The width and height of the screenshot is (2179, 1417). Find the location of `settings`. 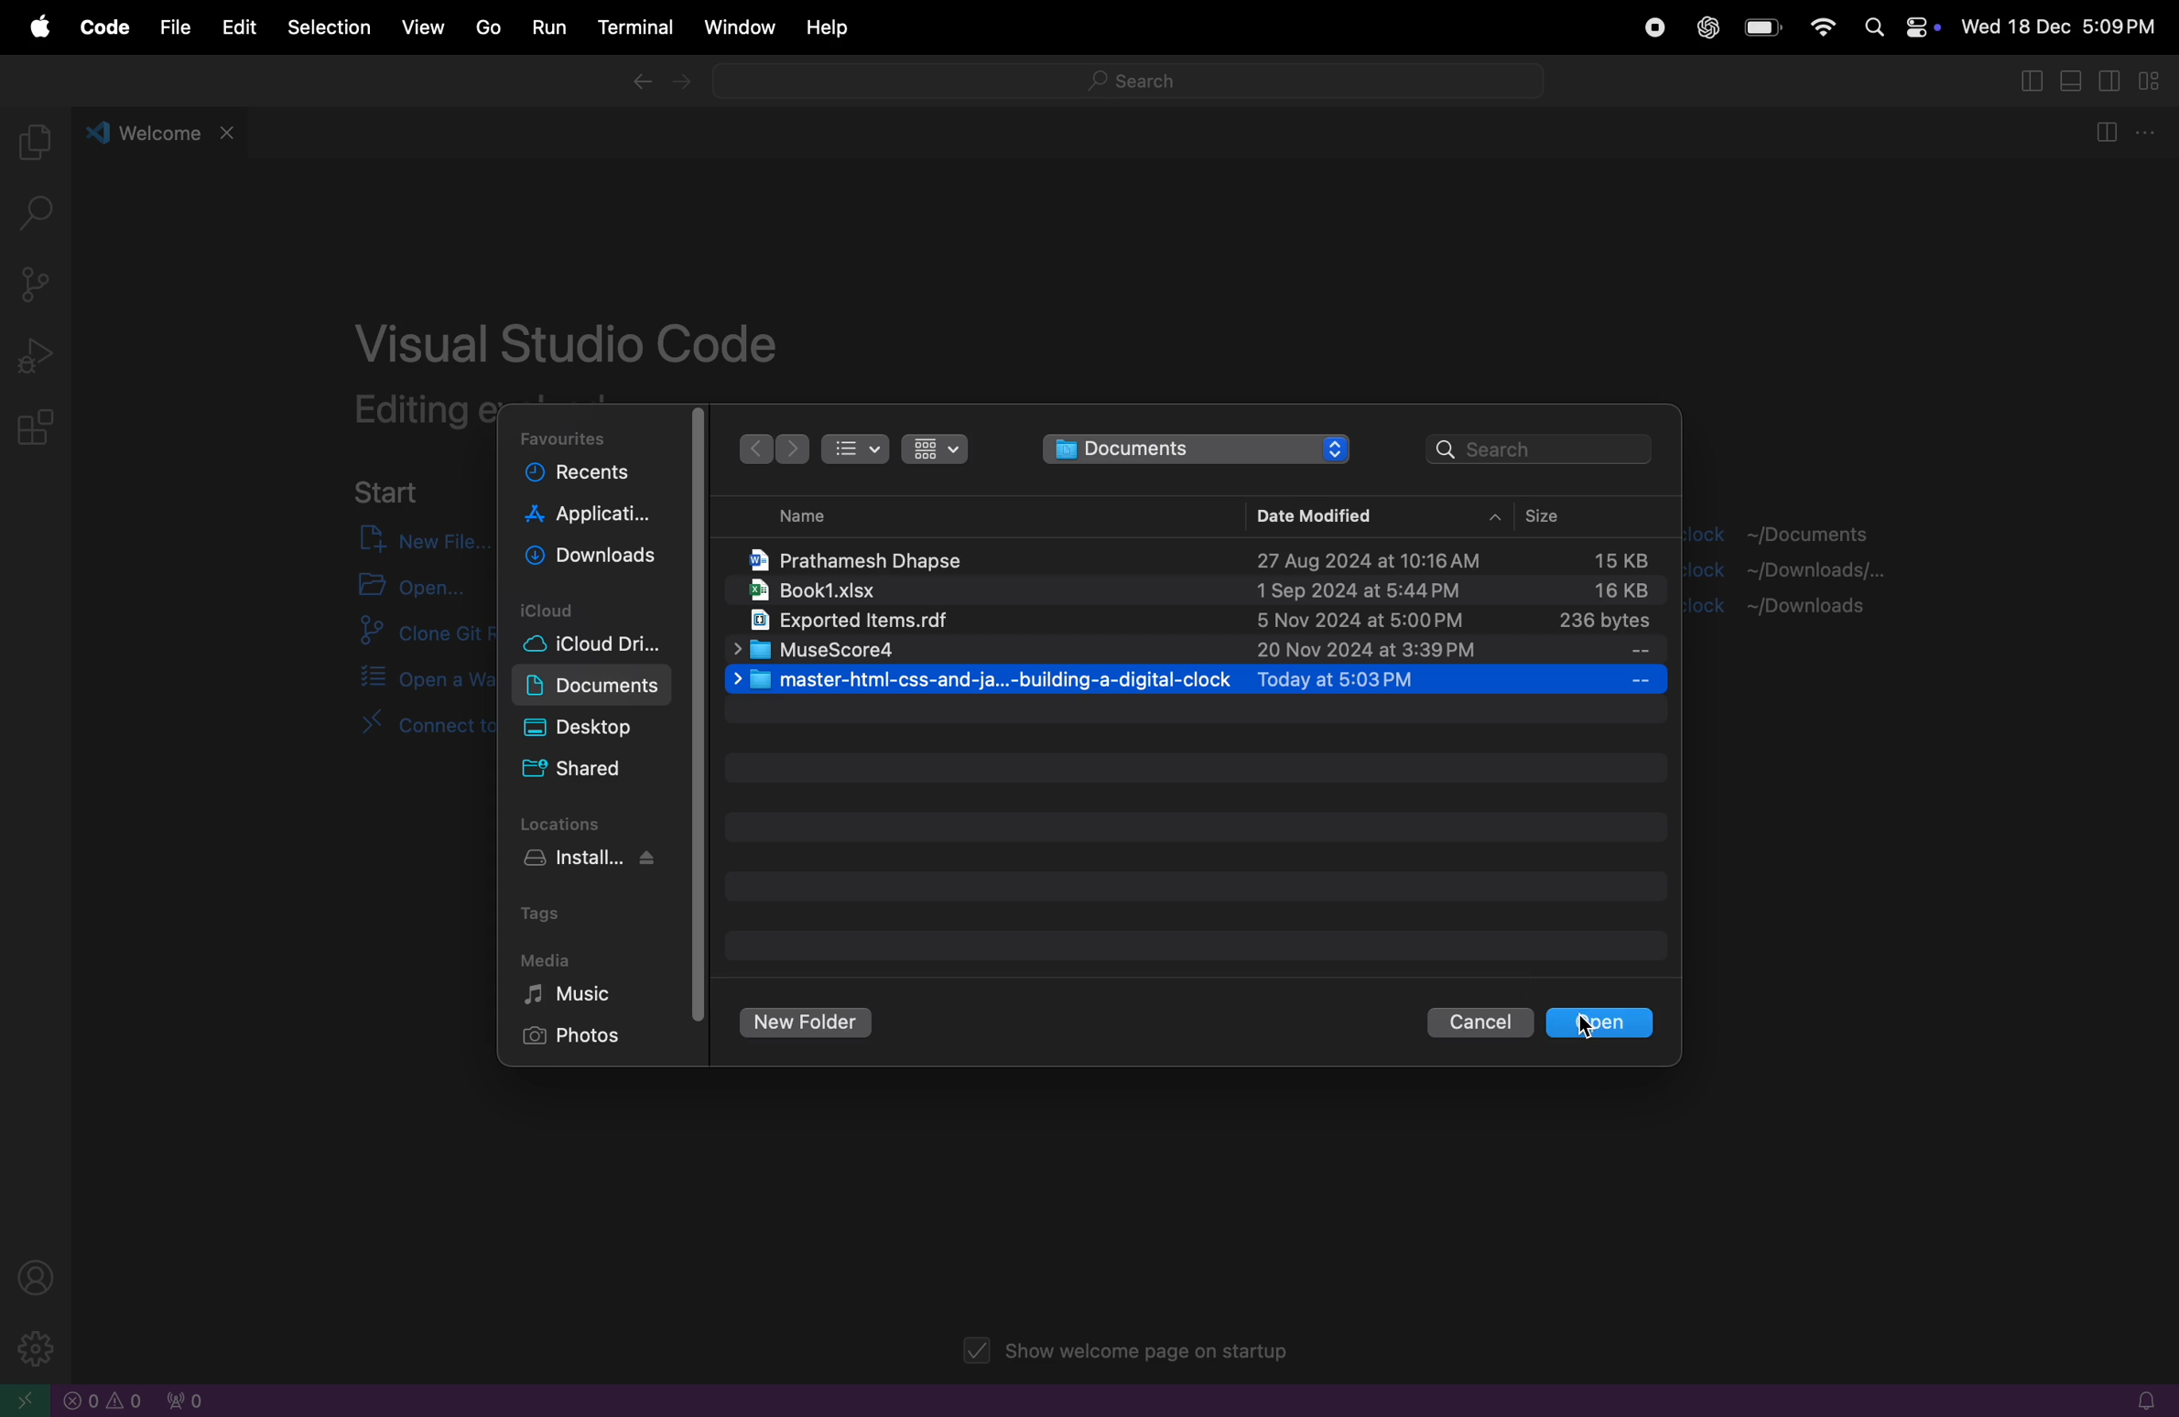

settings is located at coordinates (30, 1347).